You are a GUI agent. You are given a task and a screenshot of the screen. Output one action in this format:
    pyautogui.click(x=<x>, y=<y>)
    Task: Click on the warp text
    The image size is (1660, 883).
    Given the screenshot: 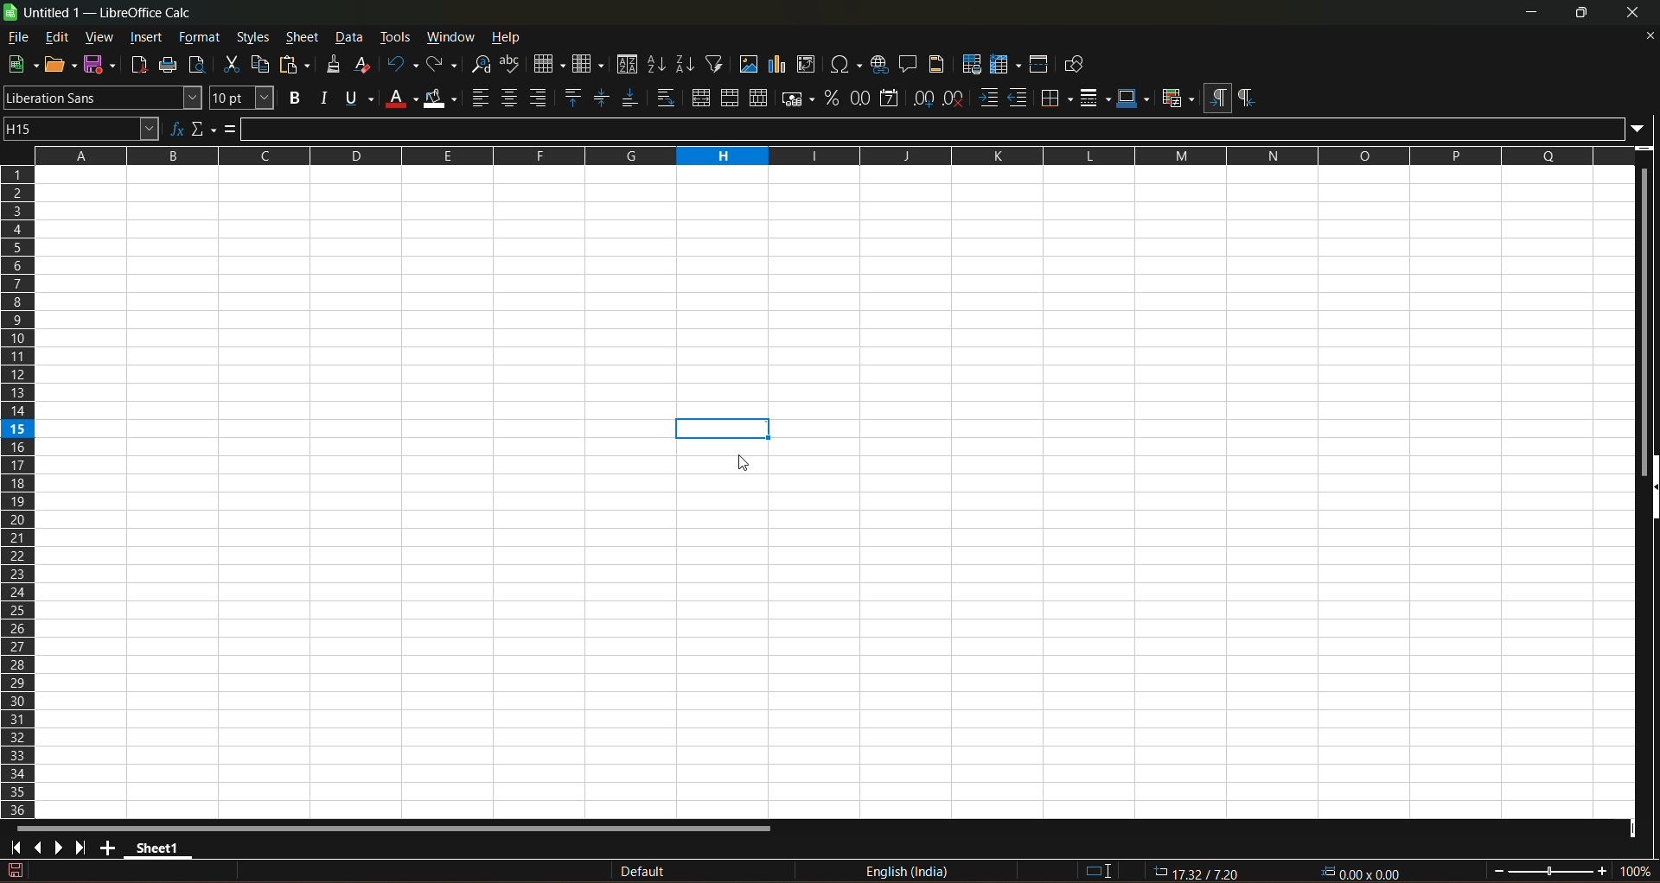 What is the action you would take?
    pyautogui.click(x=667, y=98)
    